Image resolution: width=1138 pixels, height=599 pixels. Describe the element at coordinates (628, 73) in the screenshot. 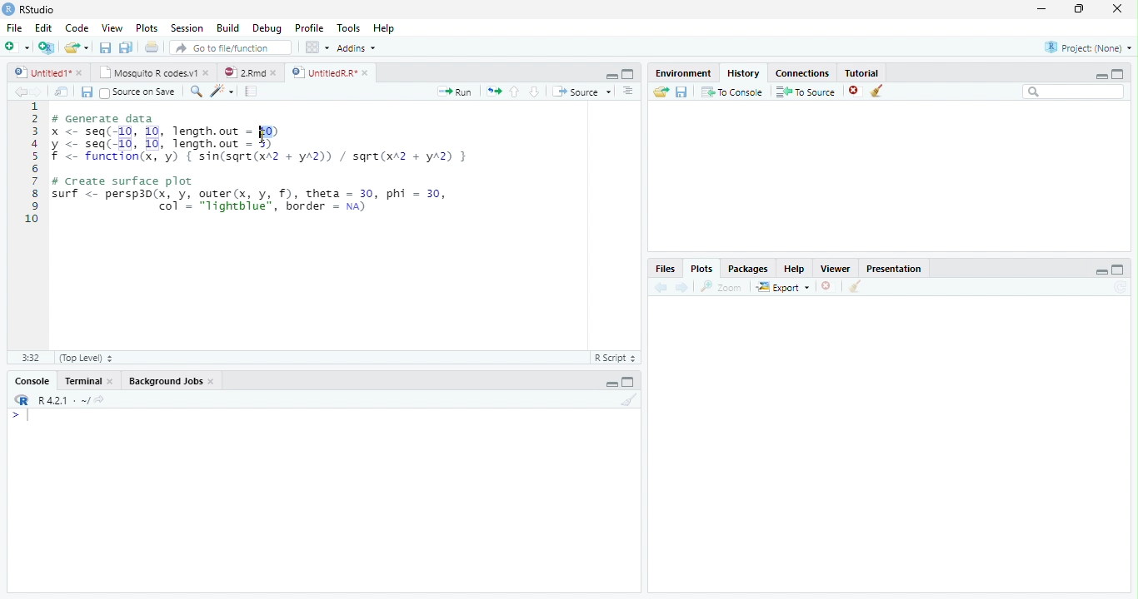

I see `Maximixe` at that location.